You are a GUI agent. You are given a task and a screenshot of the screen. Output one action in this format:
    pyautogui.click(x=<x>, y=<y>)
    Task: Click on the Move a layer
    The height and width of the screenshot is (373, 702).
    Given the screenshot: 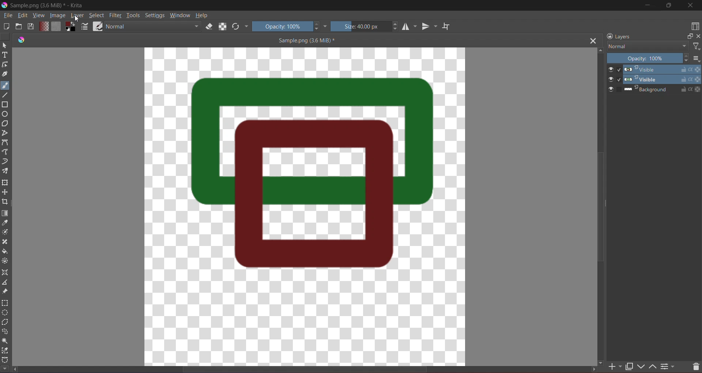 What is the action you would take?
    pyautogui.click(x=5, y=192)
    